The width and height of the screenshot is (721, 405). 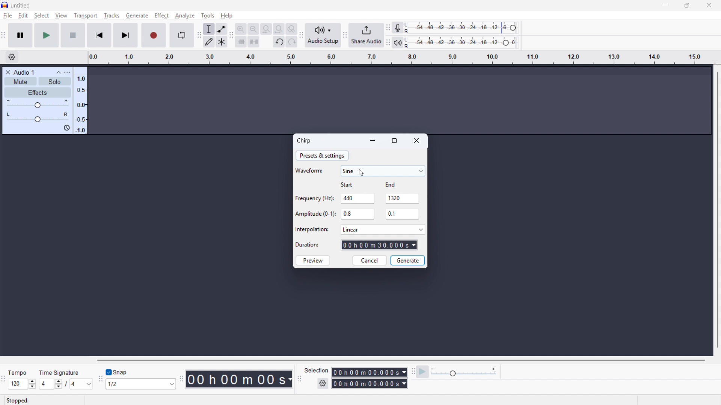 I want to click on Recording metre toolbar, so click(x=388, y=27).